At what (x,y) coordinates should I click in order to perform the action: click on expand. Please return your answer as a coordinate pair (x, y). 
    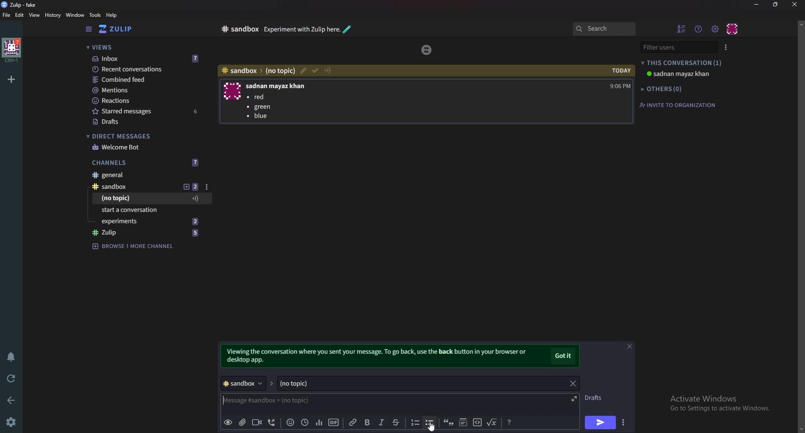
    Looking at the image, I should click on (572, 399).